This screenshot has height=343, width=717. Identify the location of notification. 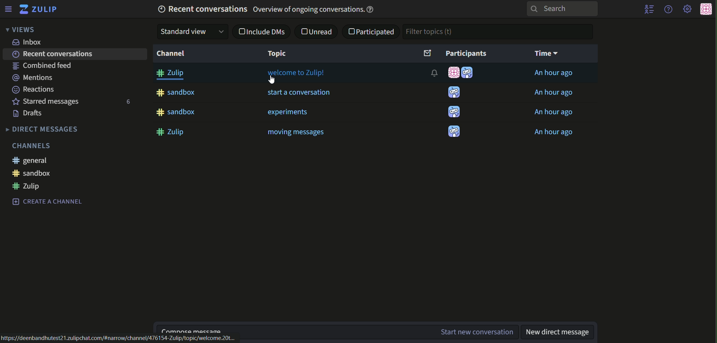
(434, 72).